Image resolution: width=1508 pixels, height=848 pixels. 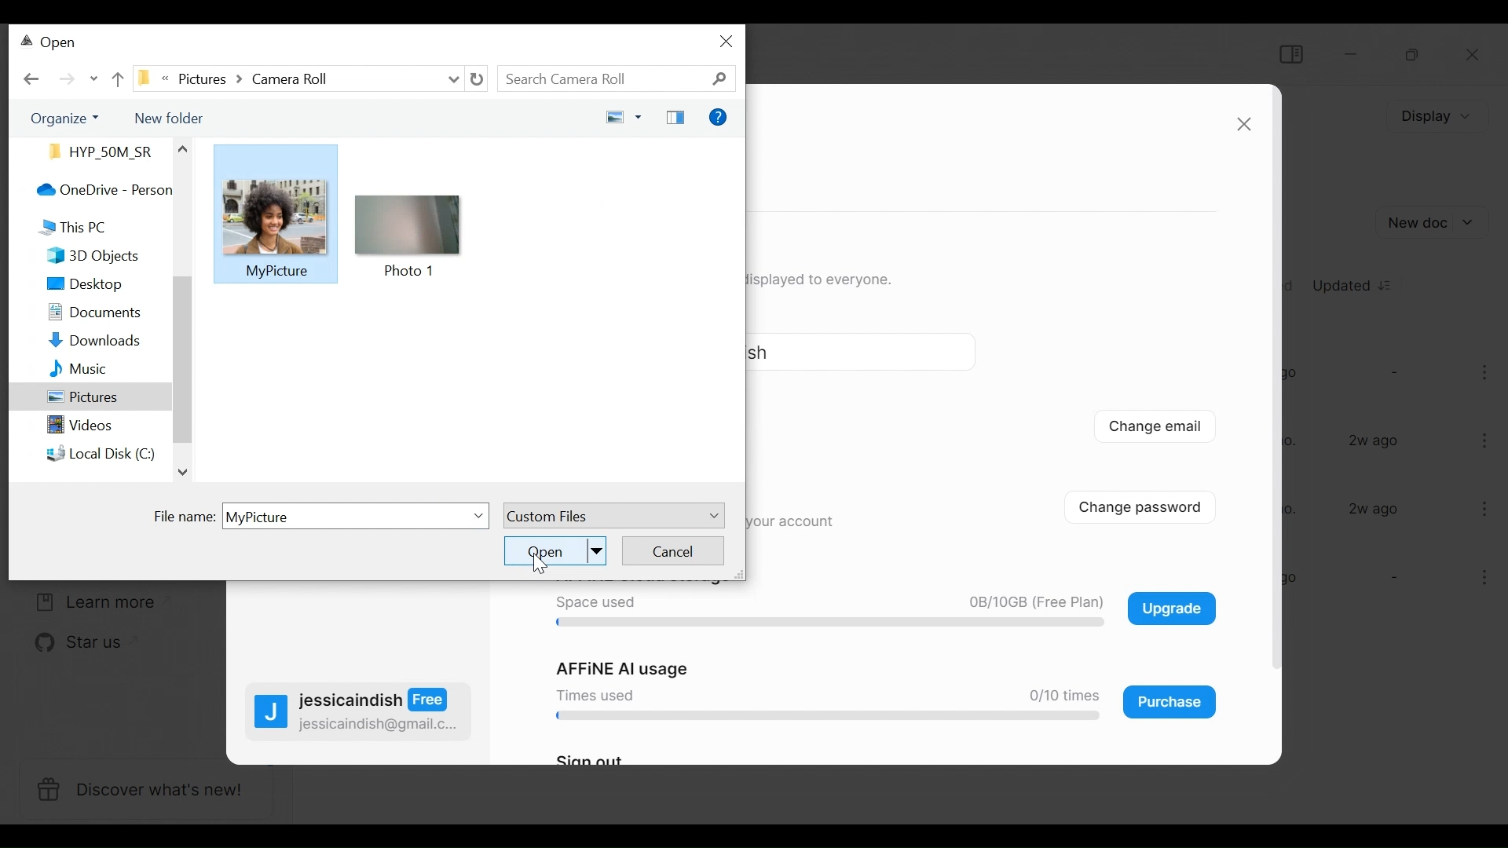 What do you see at coordinates (412, 272) in the screenshot?
I see `Photo 1` at bounding box center [412, 272].